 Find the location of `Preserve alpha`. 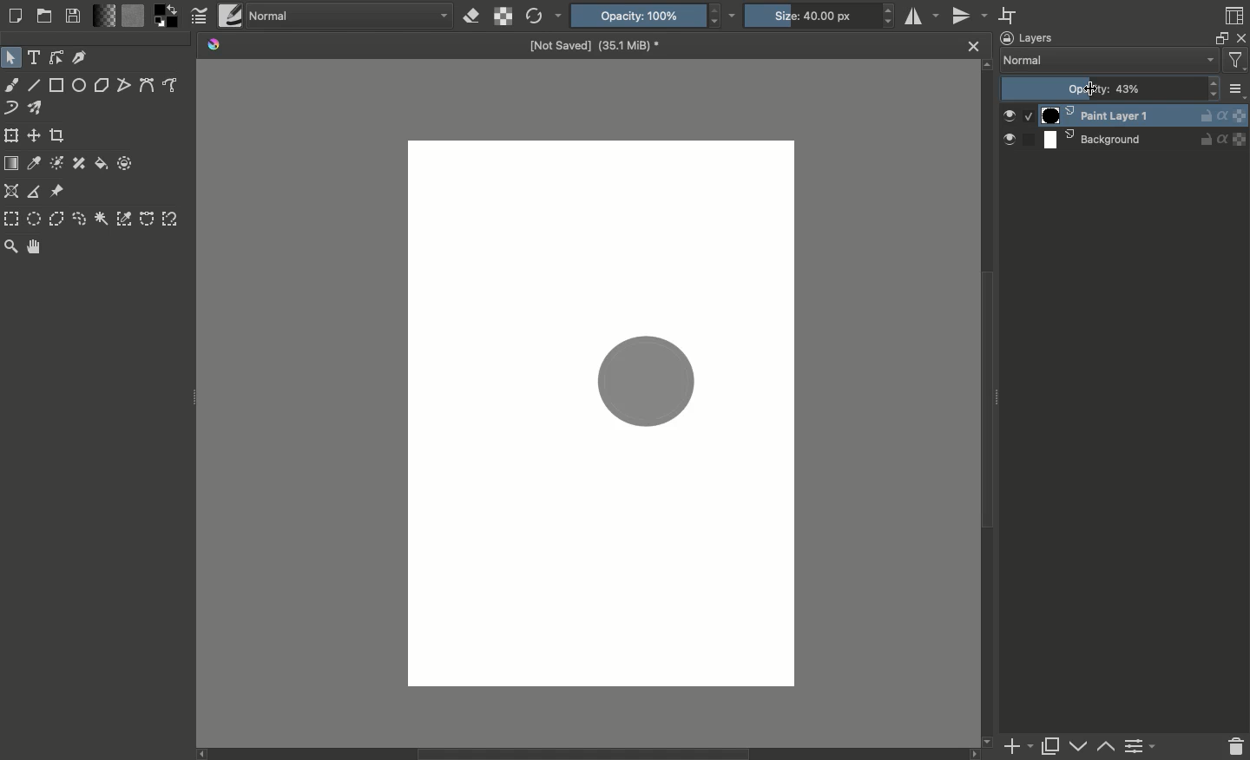

Preserve alpha is located at coordinates (504, 16).